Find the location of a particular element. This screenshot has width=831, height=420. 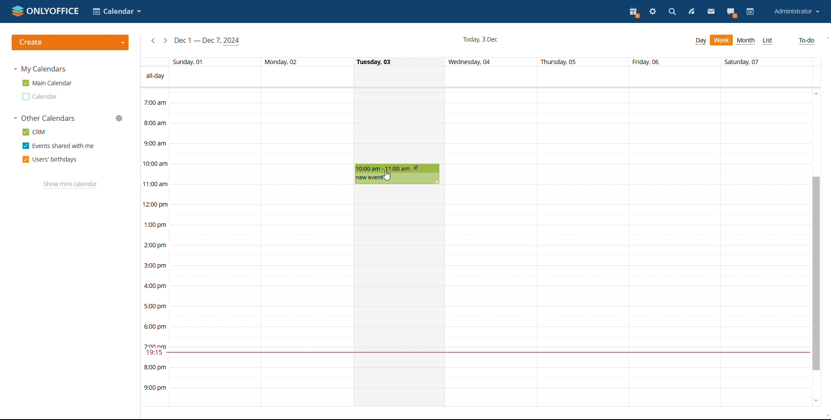

Wednesday, 04 is located at coordinates (471, 62).